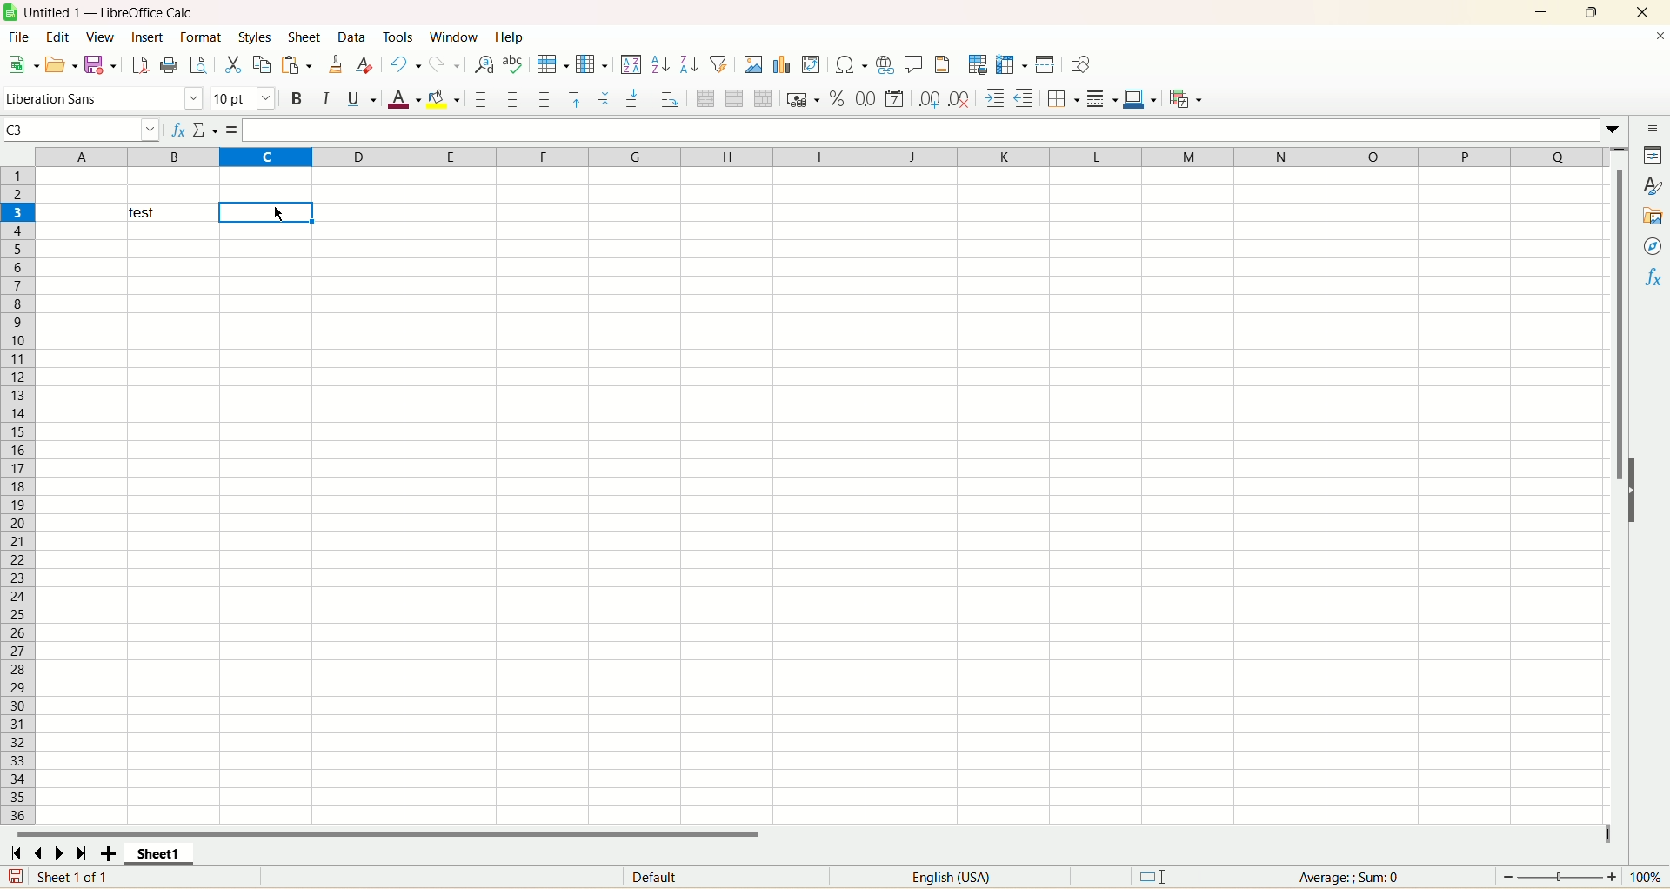 The height and width of the screenshot is (889, 1670). I want to click on align bottom, so click(635, 97).